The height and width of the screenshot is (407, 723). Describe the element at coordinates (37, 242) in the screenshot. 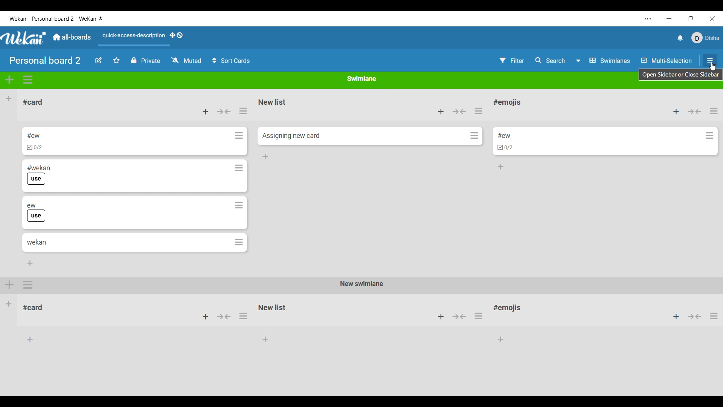

I see `Card title` at that location.